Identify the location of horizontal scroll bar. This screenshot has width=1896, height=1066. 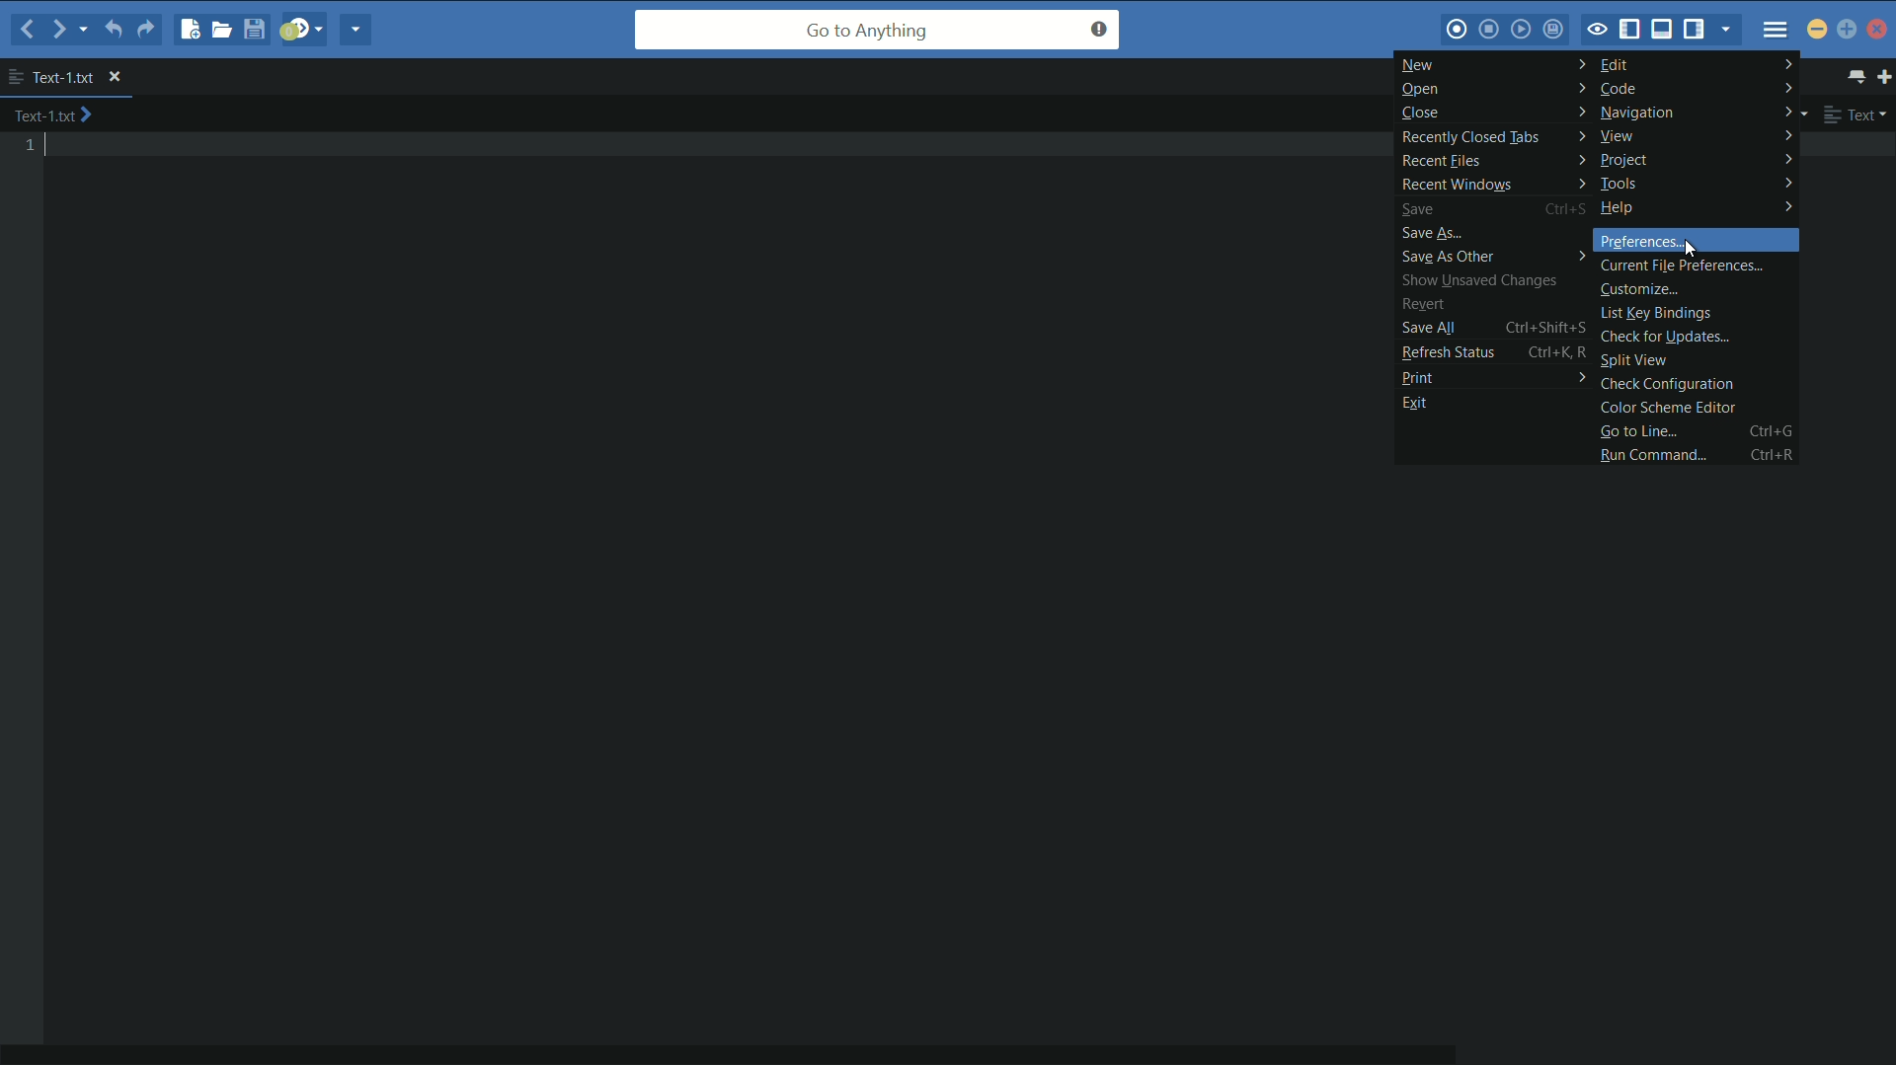
(750, 1054).